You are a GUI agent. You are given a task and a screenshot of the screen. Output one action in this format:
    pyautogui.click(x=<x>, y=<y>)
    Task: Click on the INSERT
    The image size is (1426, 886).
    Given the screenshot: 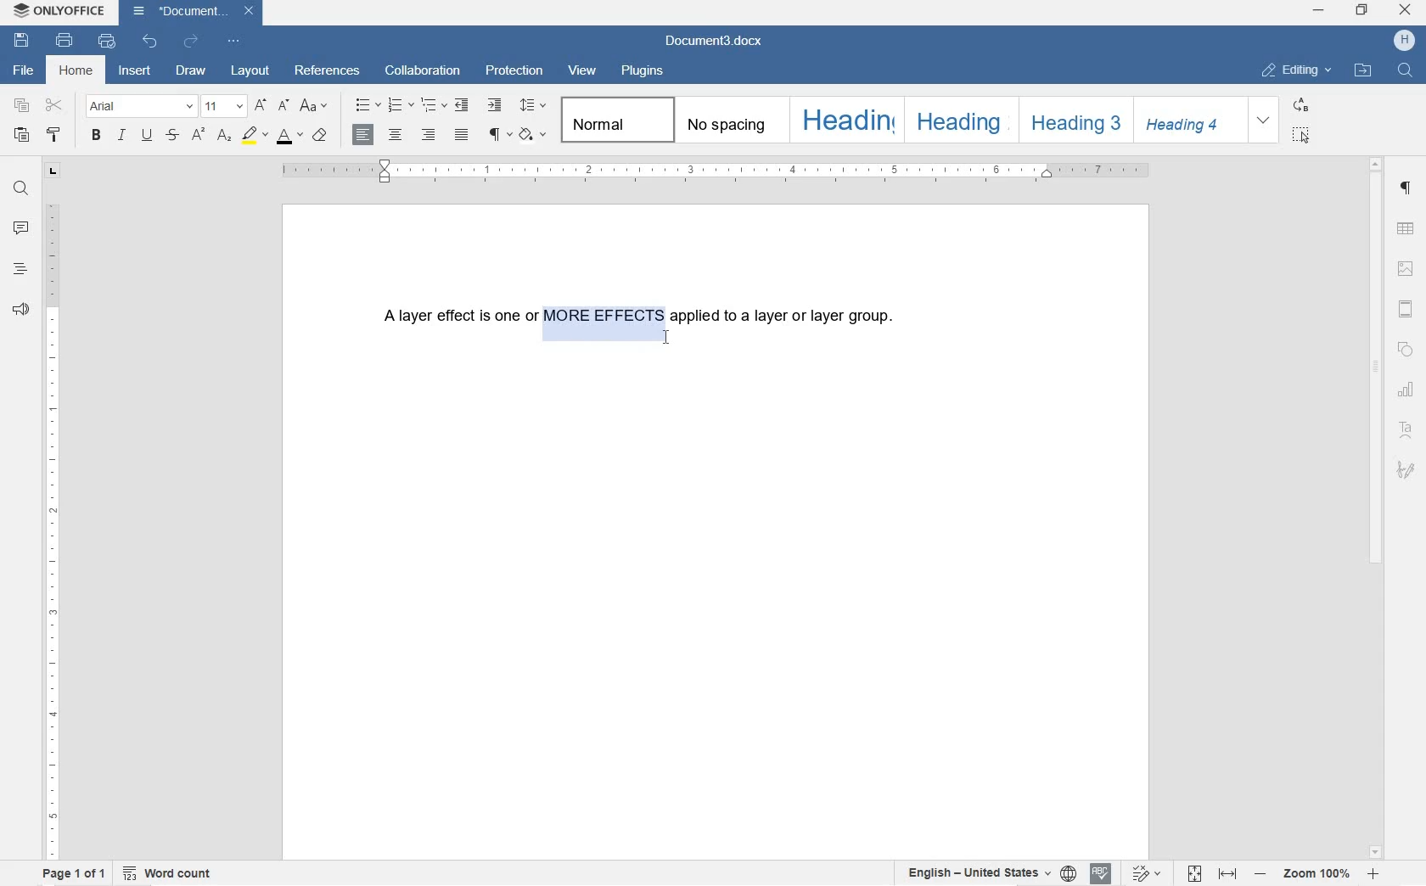 What is the action you would take?
    pyautogui.click(x=136, y=74)
    